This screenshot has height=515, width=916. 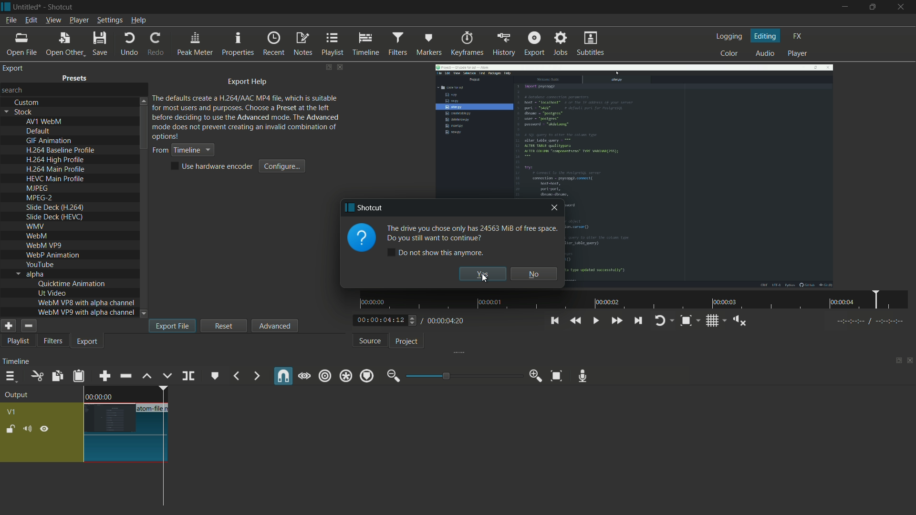 I want to click on webm, so click(x=38, y=237).